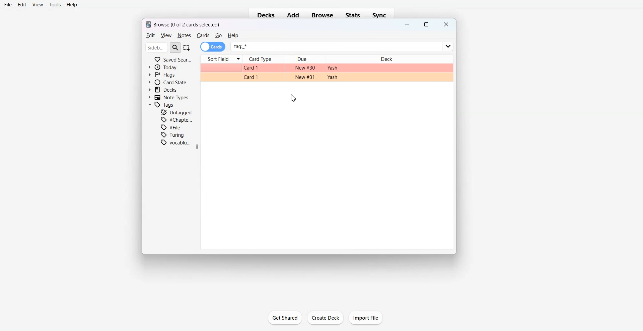  Describe the element at coordinates (176, 142) in the screenshot. I see `Vocabulary` at that location.